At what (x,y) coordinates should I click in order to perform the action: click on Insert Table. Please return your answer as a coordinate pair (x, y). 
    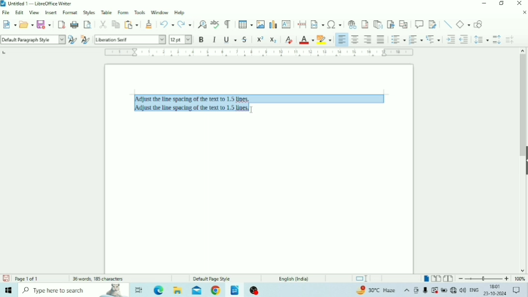
    Looking at the image, I should click on (246, 24).